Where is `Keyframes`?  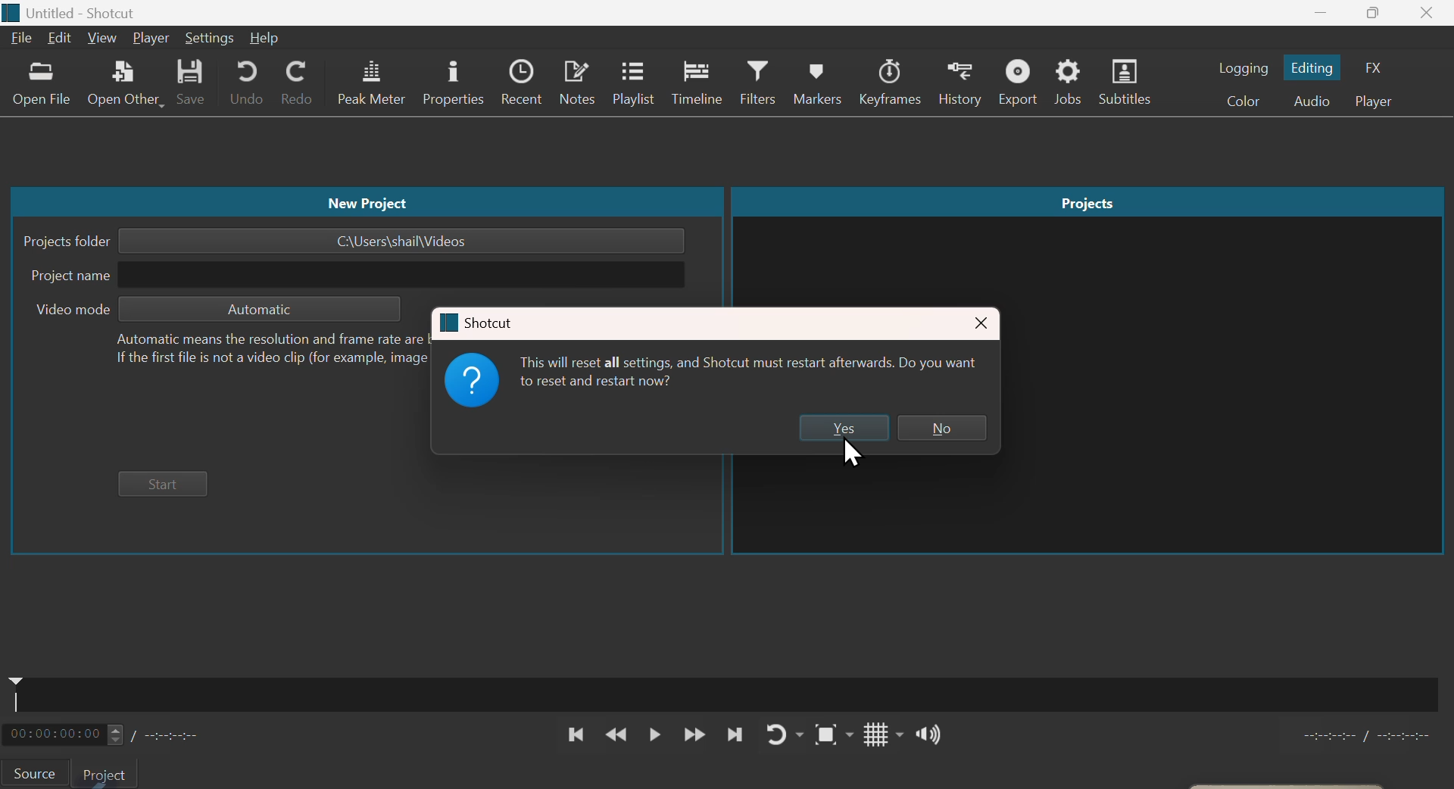 Keyframes is located at coordinates (892, 83).